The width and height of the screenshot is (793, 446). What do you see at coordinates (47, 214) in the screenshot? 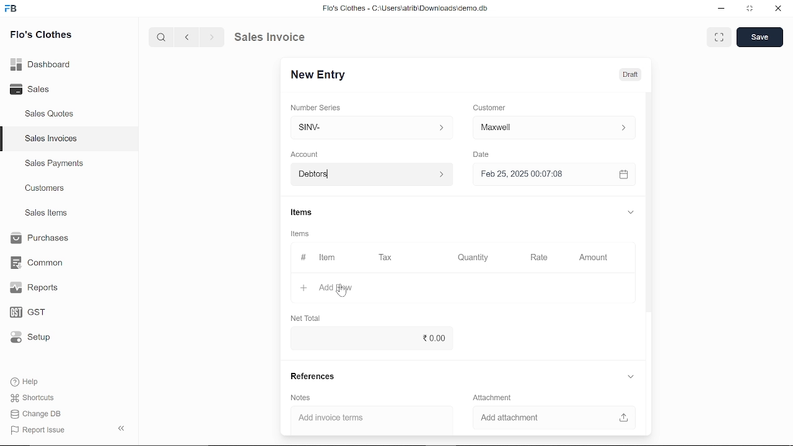
I see `Sales Items.` at bounding box center [47, 214].